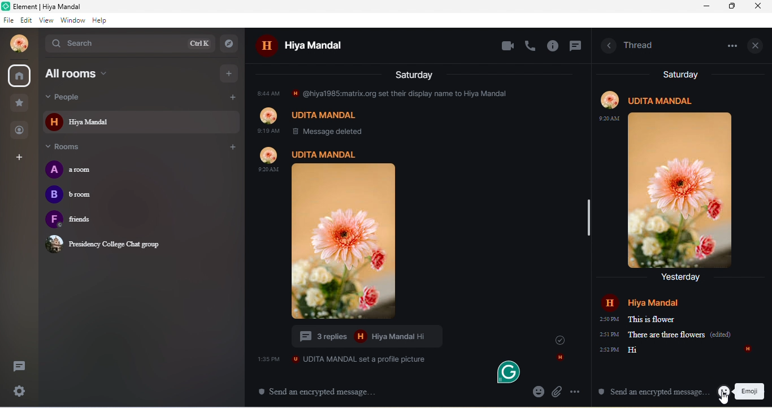 This screenshot has width=772, height=408. I want to click on threads, so click(19, 366).